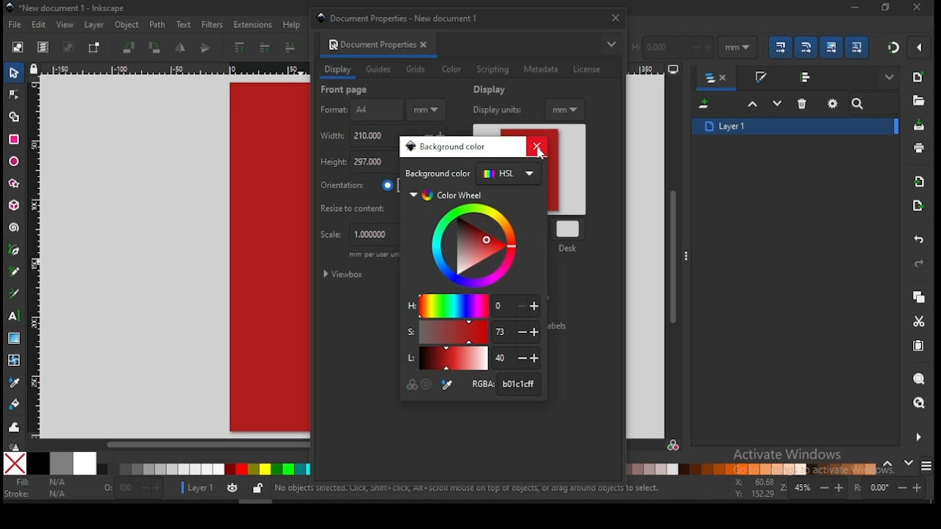 This screenshot has height=529, width=941. Describe the element at coordinates (611, 44) in the screenshot. I see `more options` at that location.